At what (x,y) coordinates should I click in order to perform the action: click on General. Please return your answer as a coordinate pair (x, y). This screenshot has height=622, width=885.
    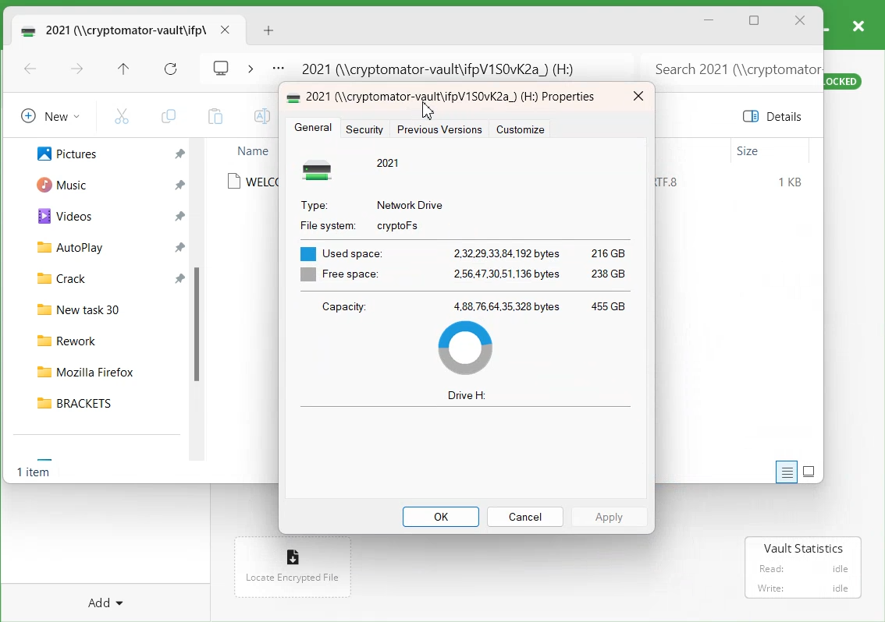
    Looking at the image, I should click on (313, 129).